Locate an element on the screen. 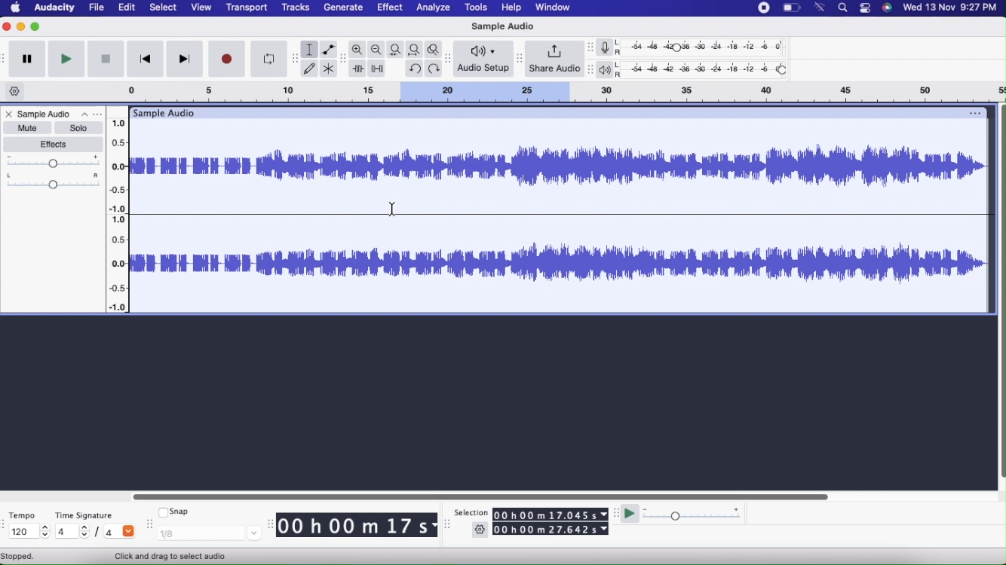 This screenshot has height=565, width=1006. Envelope Tool is located at coordinates (329, 50).